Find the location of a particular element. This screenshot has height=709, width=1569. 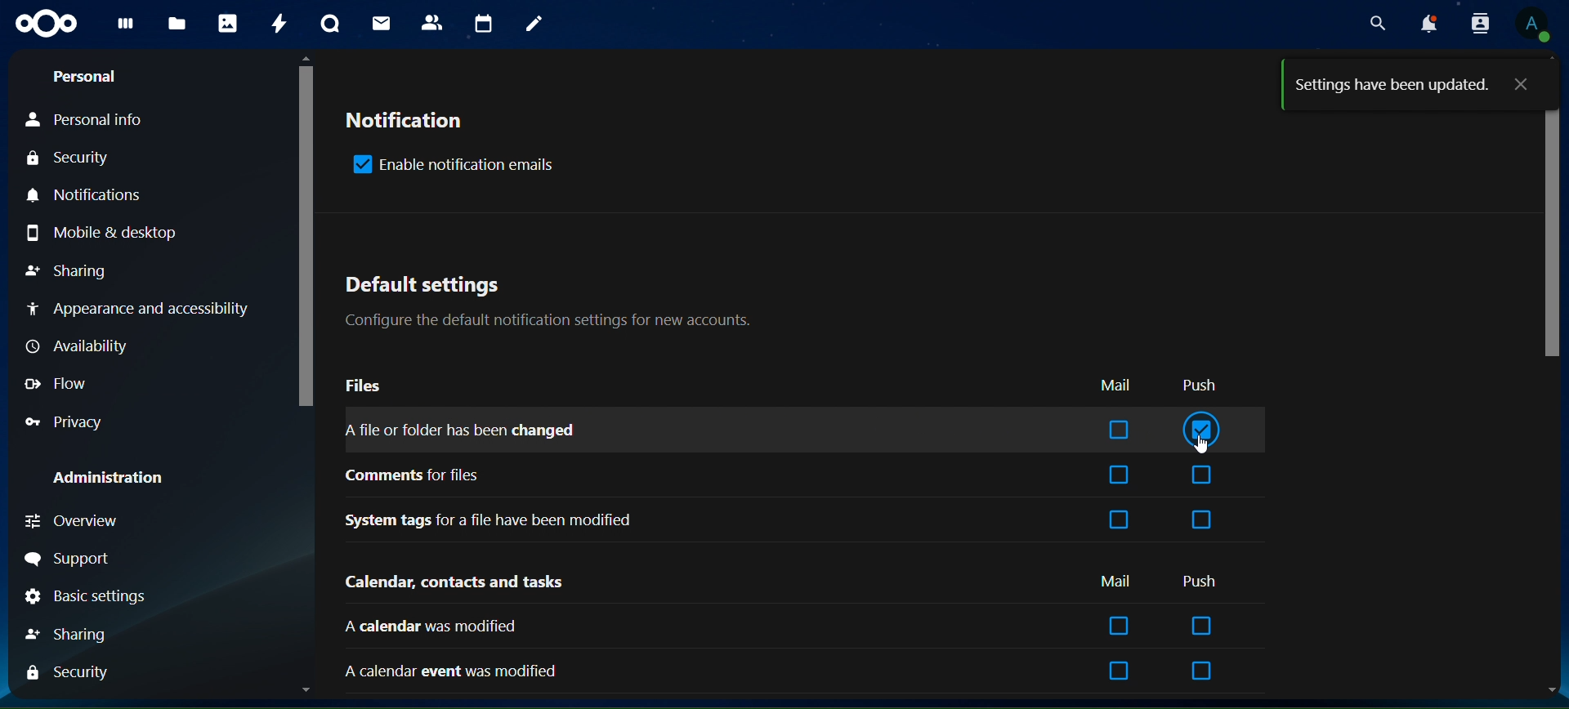

sharing is located at coordinates (73, 635).